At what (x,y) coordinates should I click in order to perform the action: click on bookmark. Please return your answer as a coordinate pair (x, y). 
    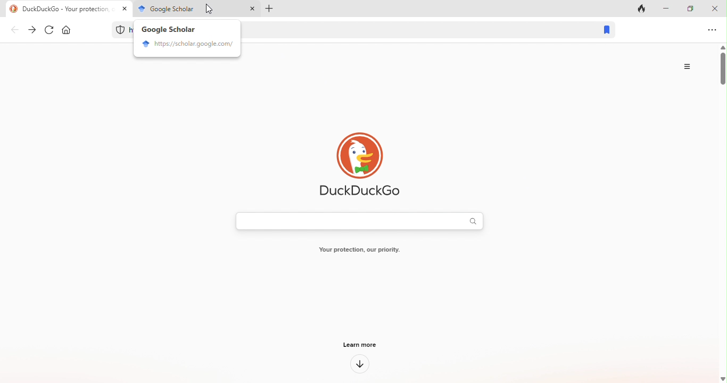
    Looking at the image, I should click on (604, 30).